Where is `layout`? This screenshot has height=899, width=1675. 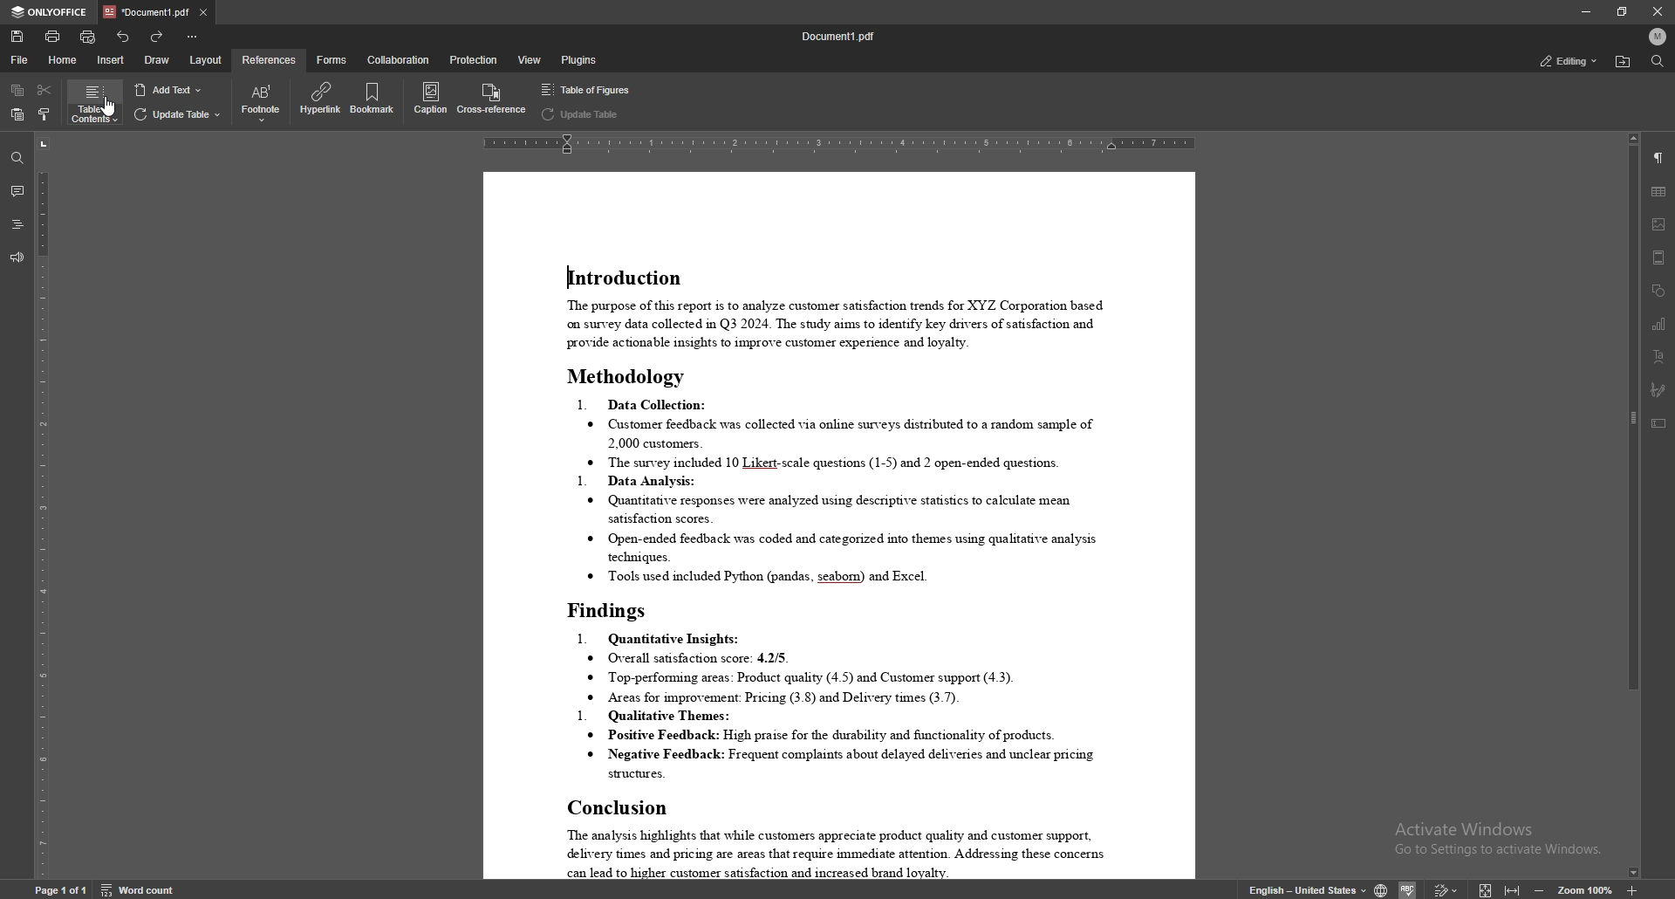 layout is located at coordinates (207, 59).